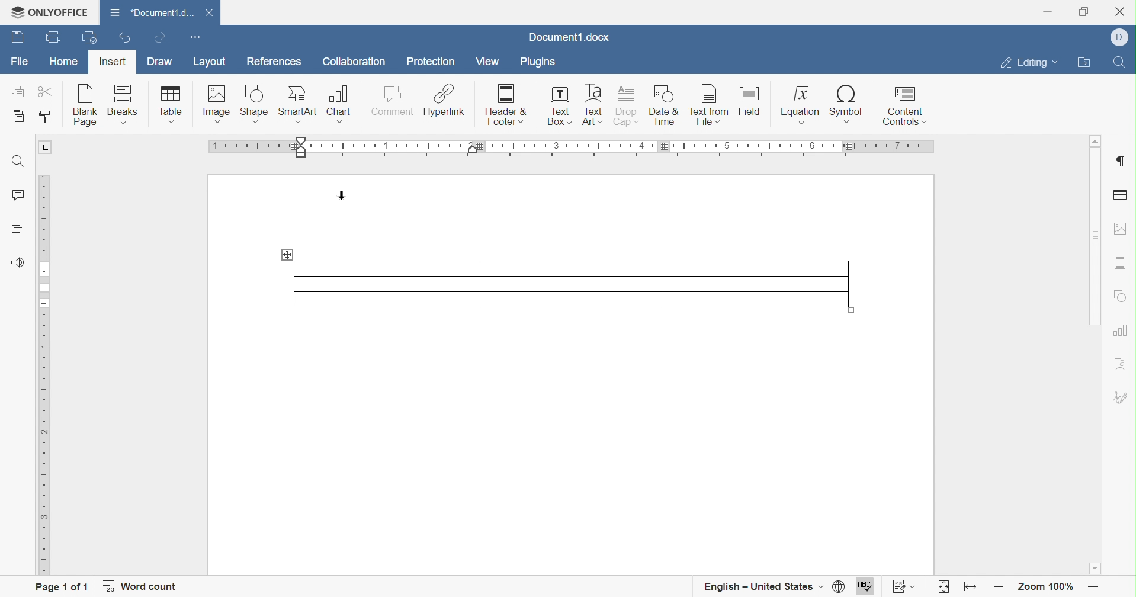 Image resolution: width=1136 pixels, height=597 pixels. What do you see at coordinates (763, 585) in the screenshot?
I see `English - United States` at bounding box center [763, 585].